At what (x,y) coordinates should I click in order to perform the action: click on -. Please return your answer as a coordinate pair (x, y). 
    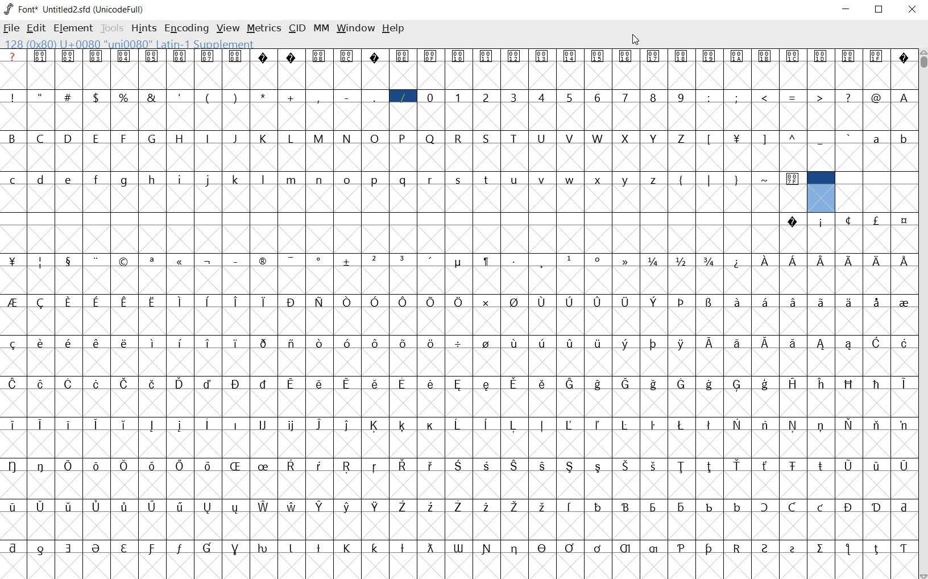
    Looking at the image, I should click on (346, 97).